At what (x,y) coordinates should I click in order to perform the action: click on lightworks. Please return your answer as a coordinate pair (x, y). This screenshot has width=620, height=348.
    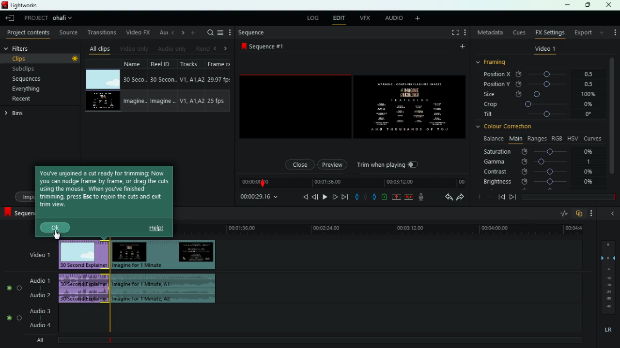
    Looking at the image, I should click on (20, 5).